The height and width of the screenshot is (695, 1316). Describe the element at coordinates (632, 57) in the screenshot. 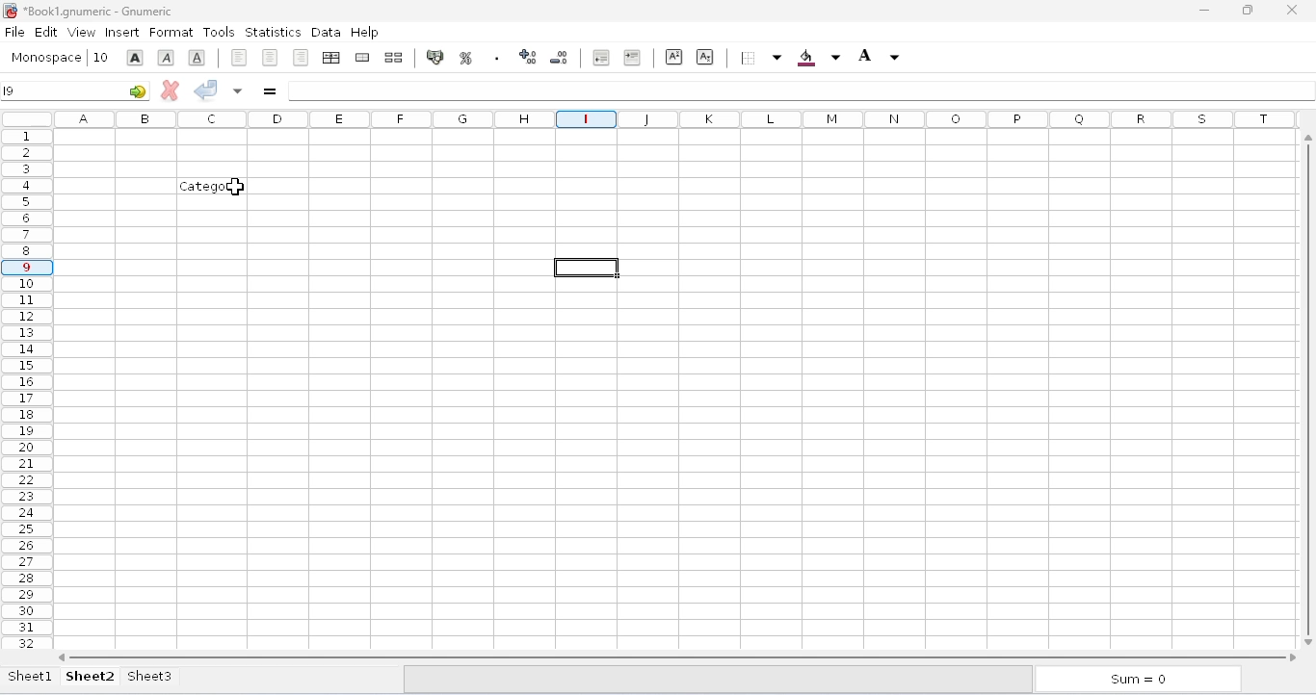

I see `increase the indent` at that location.